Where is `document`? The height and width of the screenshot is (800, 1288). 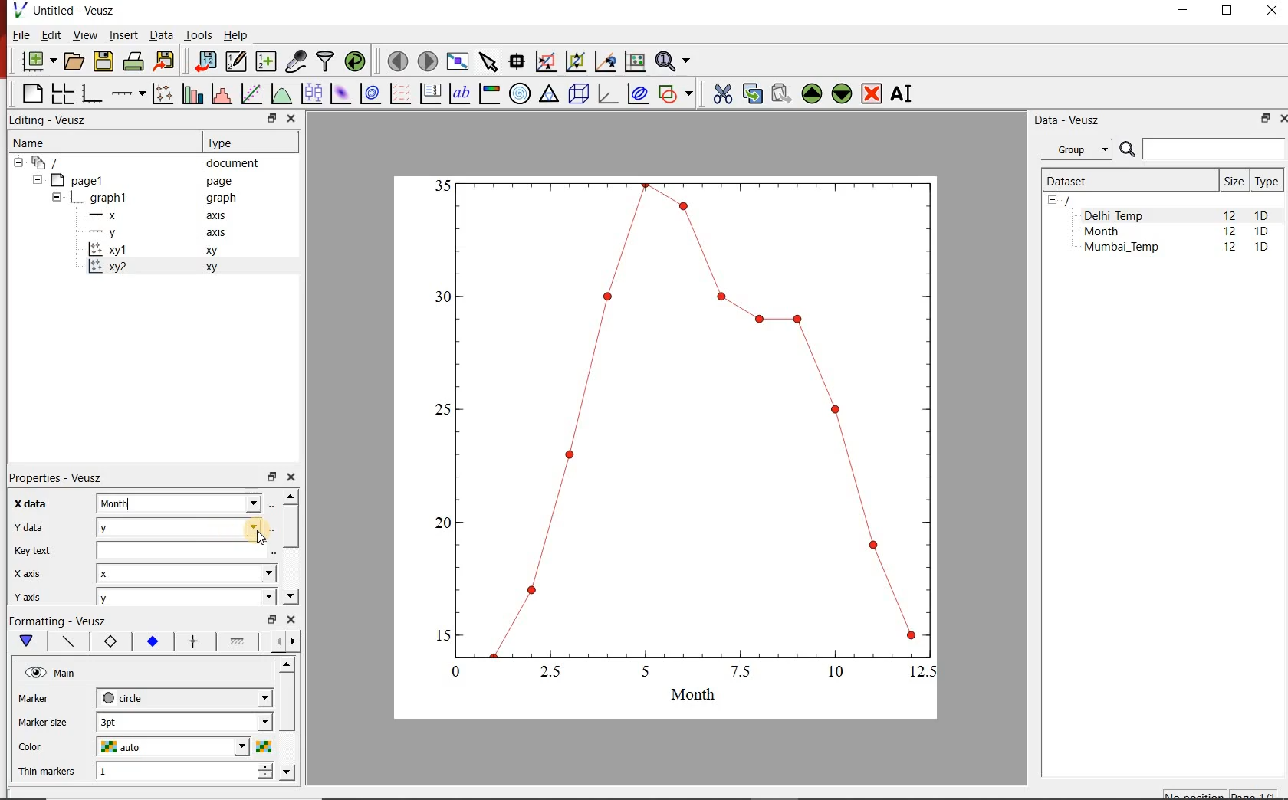 document is located at coordinates (140, 162).